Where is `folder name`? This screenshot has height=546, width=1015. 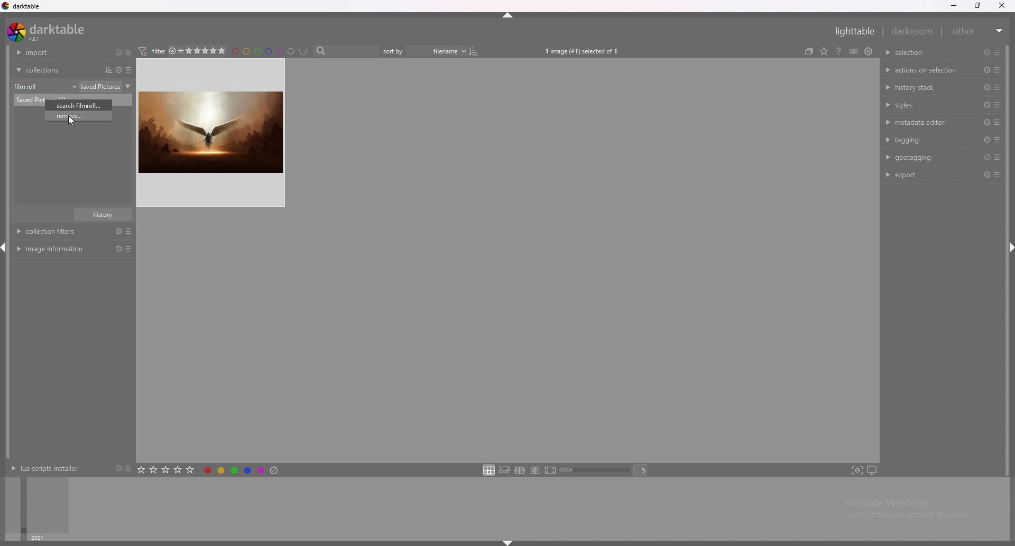 folder name is located at coordinates (107, 86).